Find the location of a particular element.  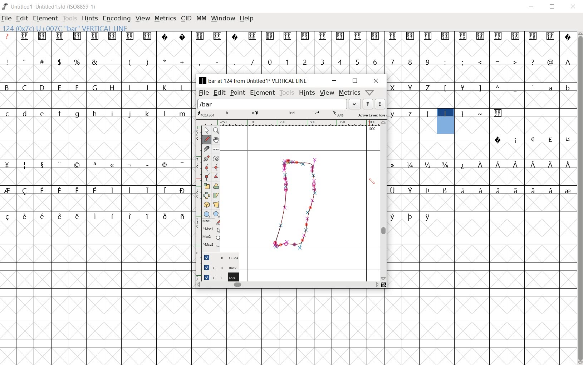

numbers and special letters is located at coordinates (481, 164).